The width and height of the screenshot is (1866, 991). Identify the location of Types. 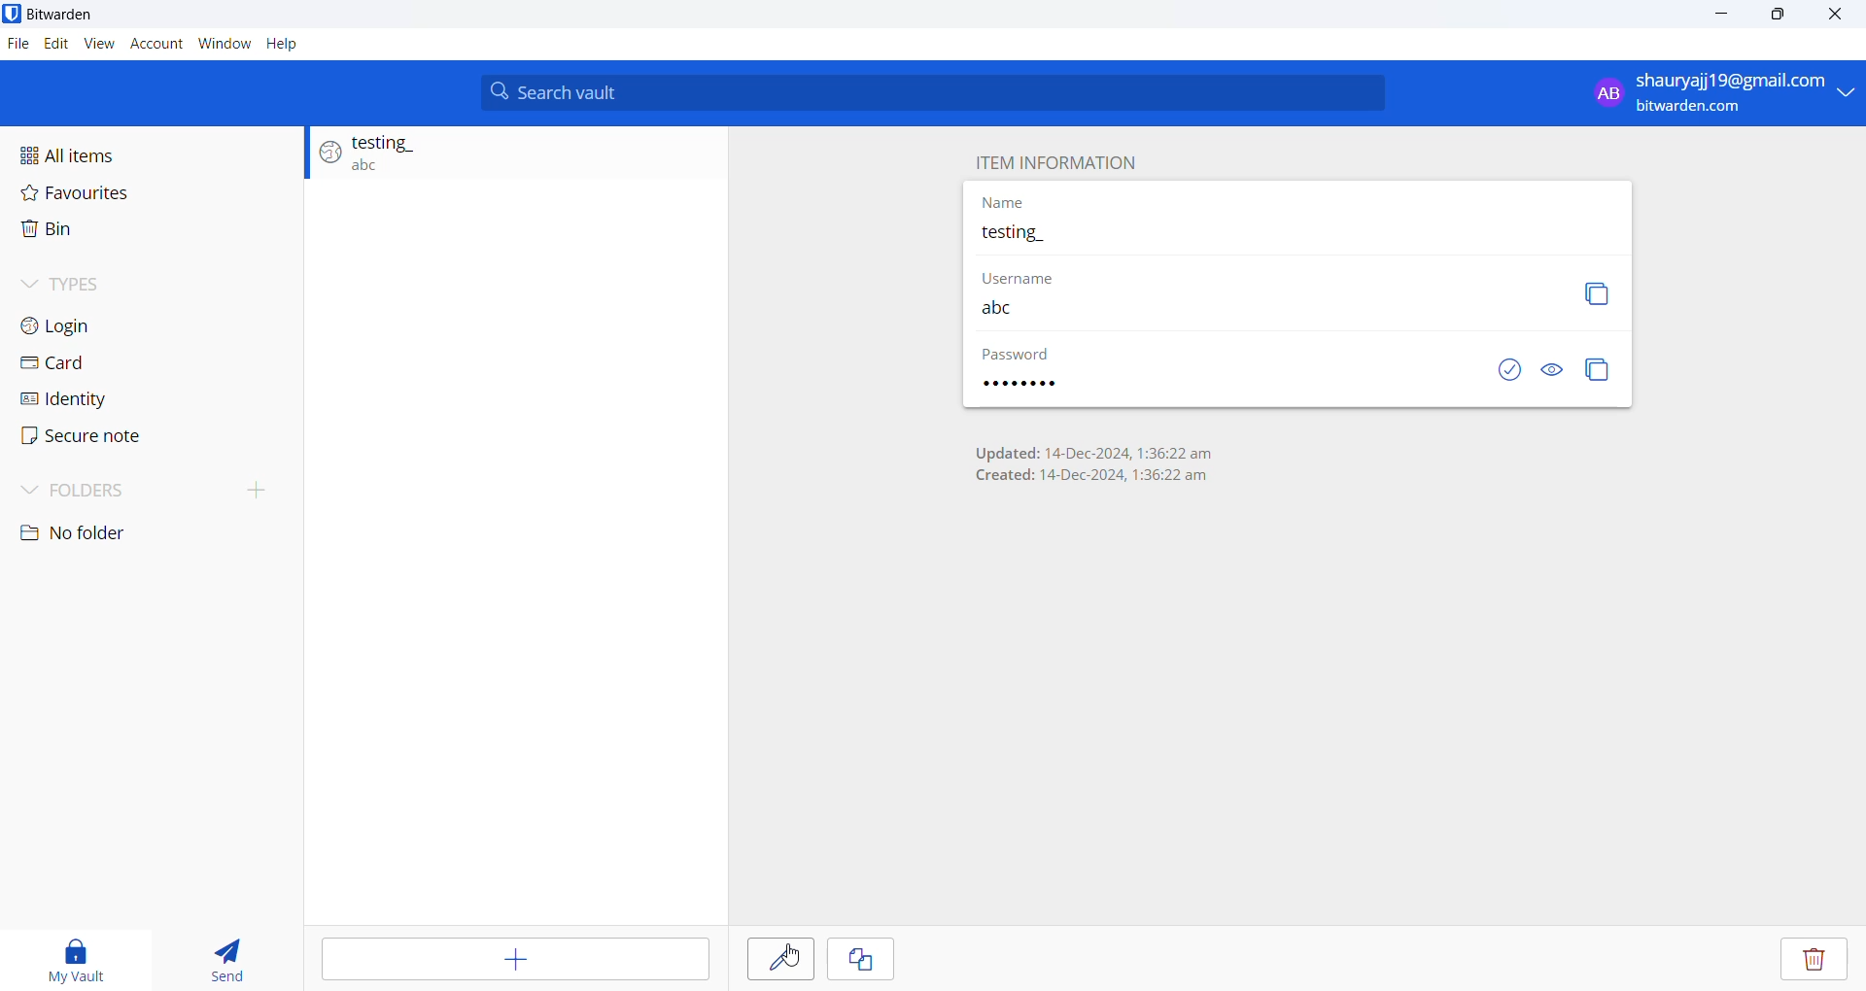
(143, 280).